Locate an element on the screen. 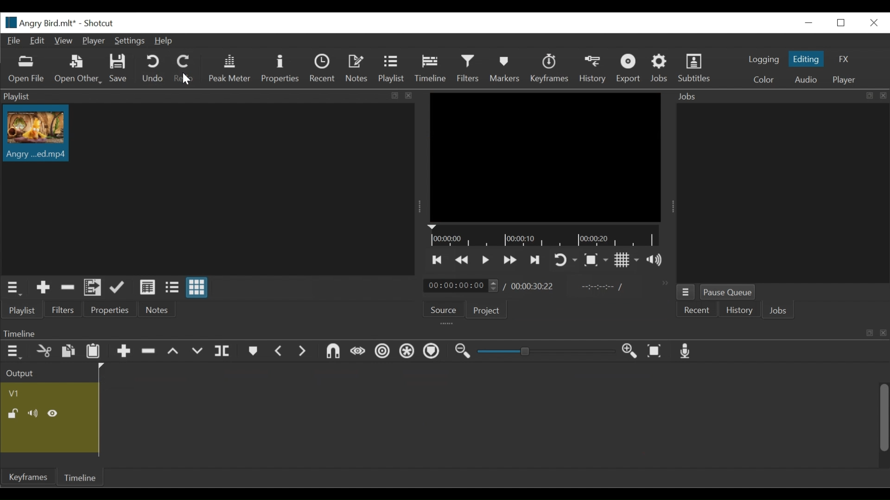 The height and width of the screenshot is (500, 890). lift is located at coordinates (173, 352).